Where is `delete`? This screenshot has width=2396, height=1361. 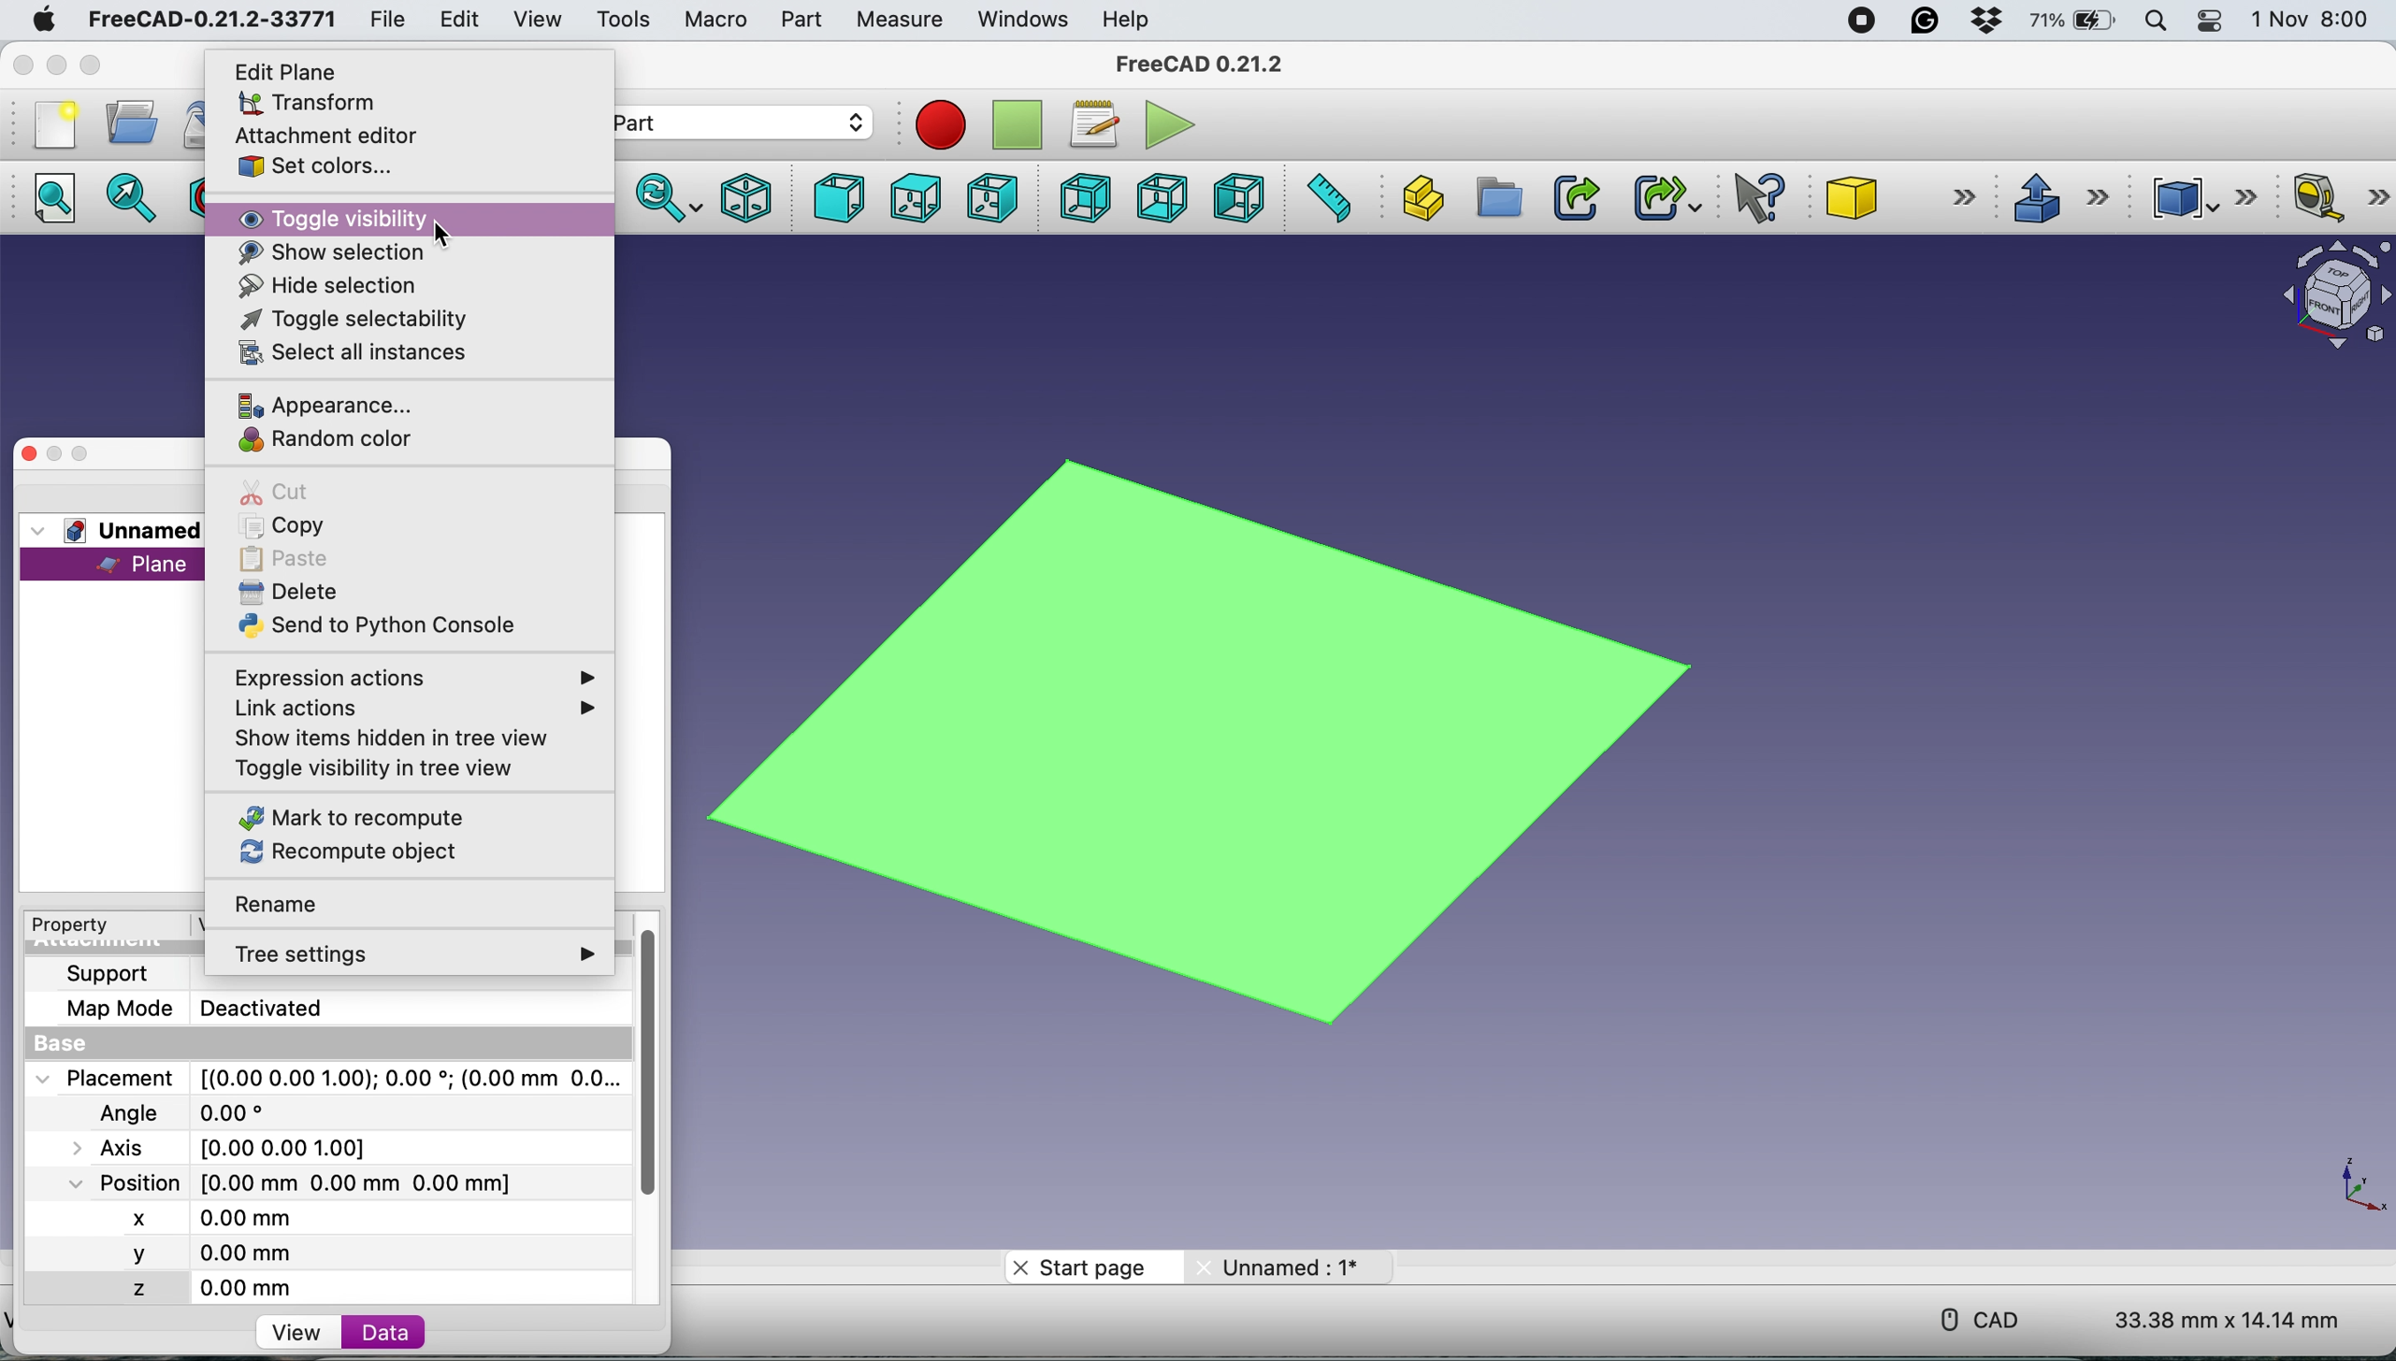 delete is located at coordinates (291, 592).